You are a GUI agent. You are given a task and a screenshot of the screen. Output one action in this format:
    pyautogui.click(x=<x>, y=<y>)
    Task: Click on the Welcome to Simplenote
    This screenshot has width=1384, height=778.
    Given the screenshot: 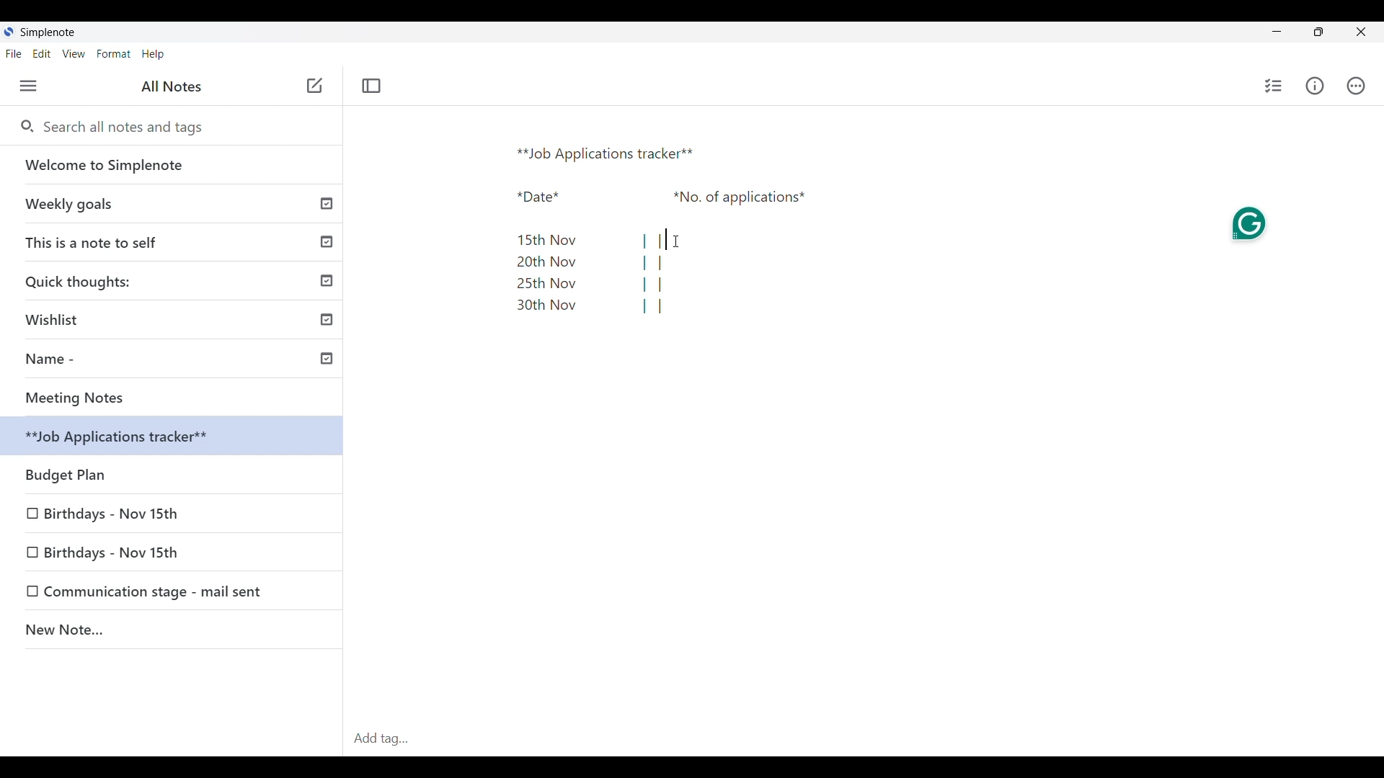 What is the action you would take?
    pyautogui.click(x=172, y=165)
    